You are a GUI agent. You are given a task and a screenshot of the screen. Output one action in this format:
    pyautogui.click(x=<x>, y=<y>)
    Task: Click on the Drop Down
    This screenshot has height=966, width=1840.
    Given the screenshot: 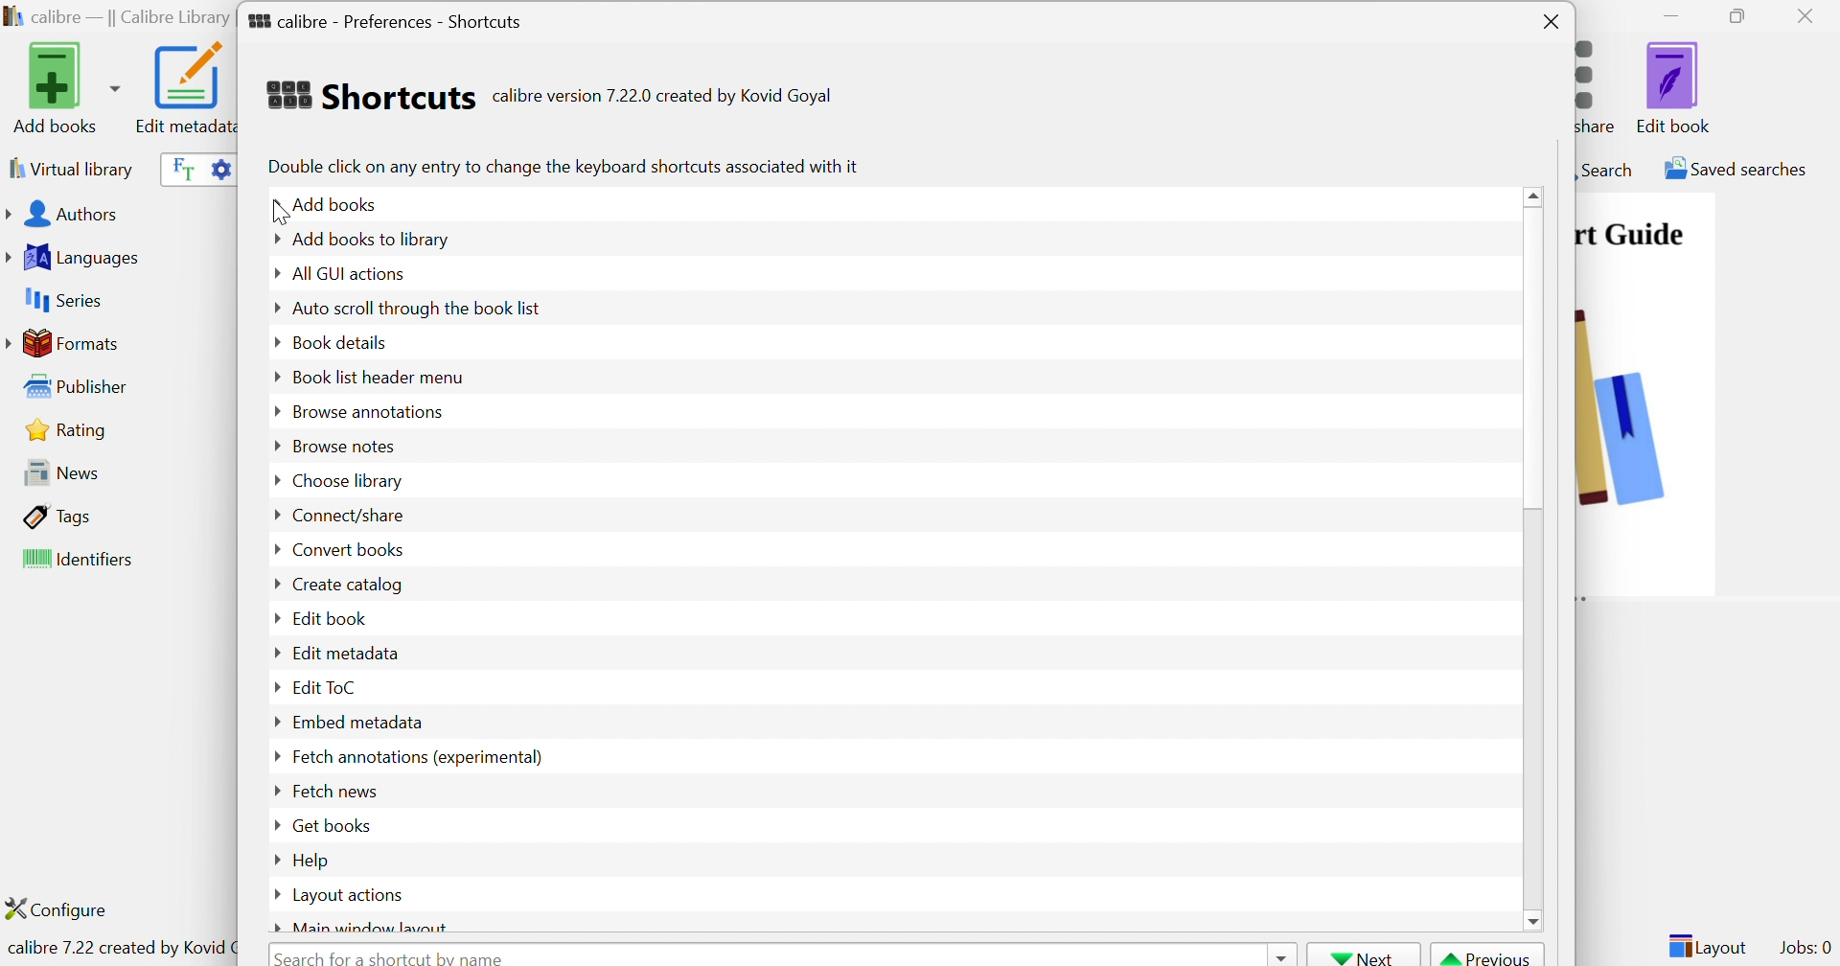 What is the action you would take?
    pyautogui.click(x=269, y=239)
    